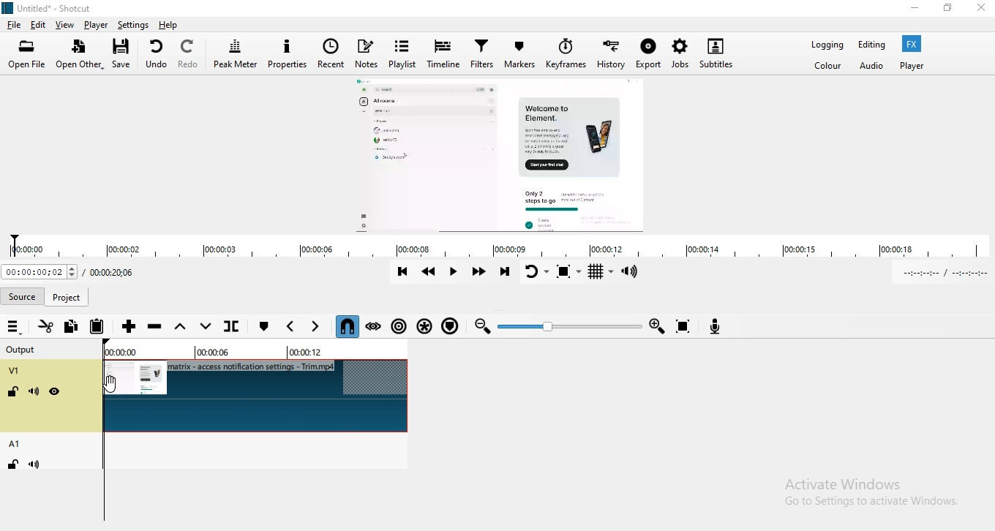 This screenshot has width=995, height=531. What do you see at coordinates (239, 56) in the screenshot?
I see `Peak meter` at bounding box center [239, 56].